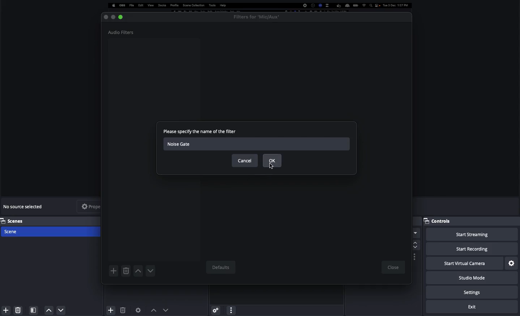  I want to click on Exit, so click(473, 307).